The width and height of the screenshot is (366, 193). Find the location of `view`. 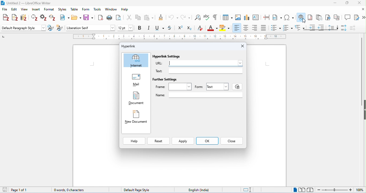

view is located at coordinates (25, 10).